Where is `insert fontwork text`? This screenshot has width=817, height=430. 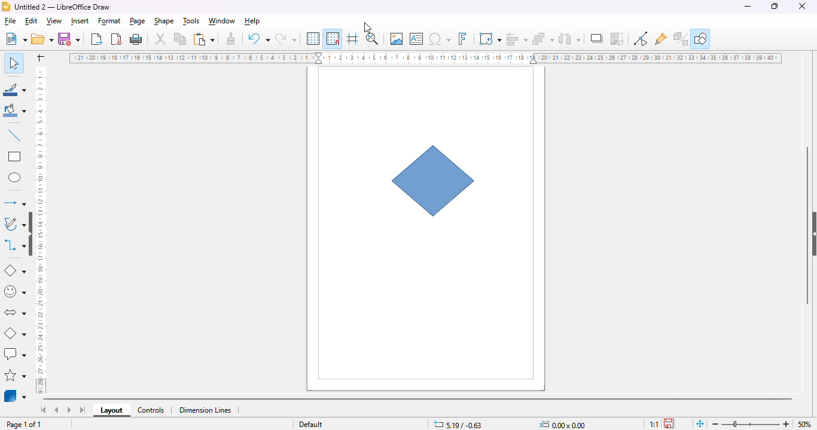 insert fontwork text is located at coordinates (463, 38).